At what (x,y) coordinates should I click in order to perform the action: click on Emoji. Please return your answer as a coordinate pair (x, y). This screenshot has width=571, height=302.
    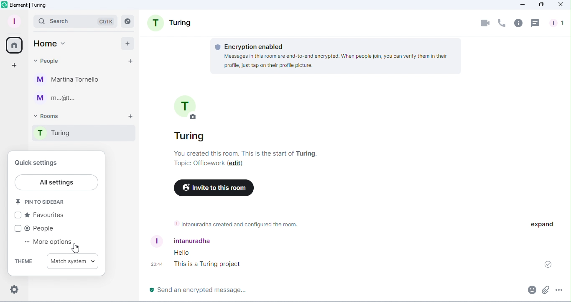
    Looking at the image, I should click on (531, 289).